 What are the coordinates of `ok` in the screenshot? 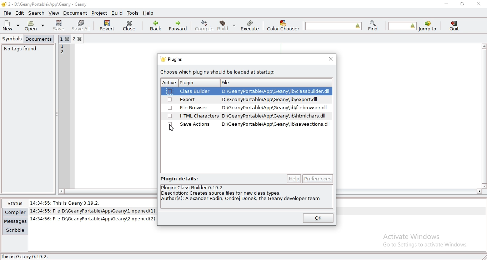 It's located at (318, 219).